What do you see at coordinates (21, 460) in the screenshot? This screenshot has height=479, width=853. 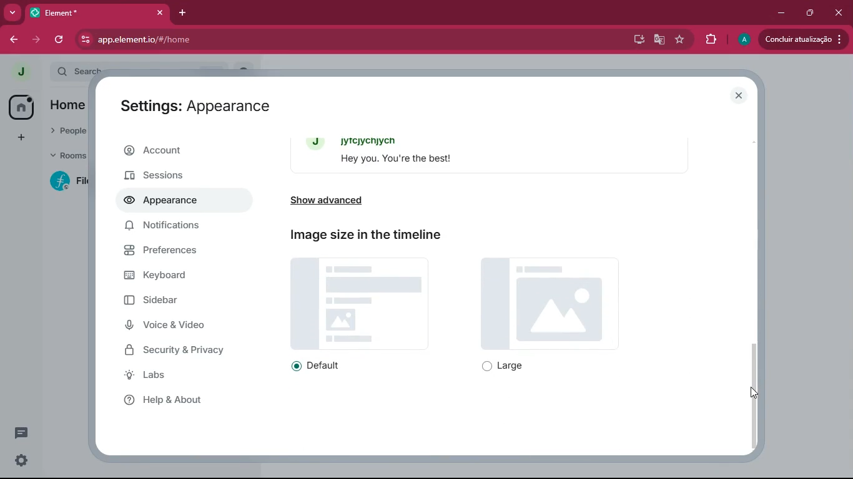 I see `settings` at bounding box center [21, 460].